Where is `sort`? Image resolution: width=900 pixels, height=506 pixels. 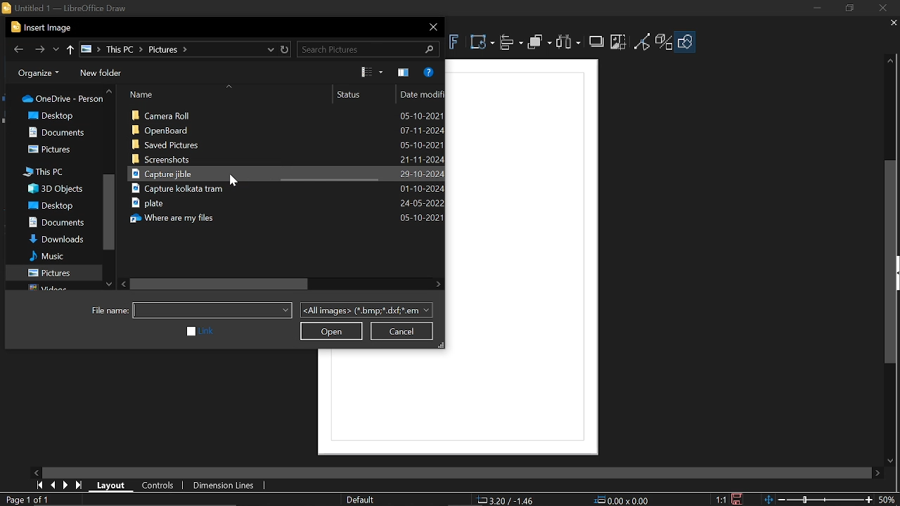 sort is located at coordinates (228, 86).